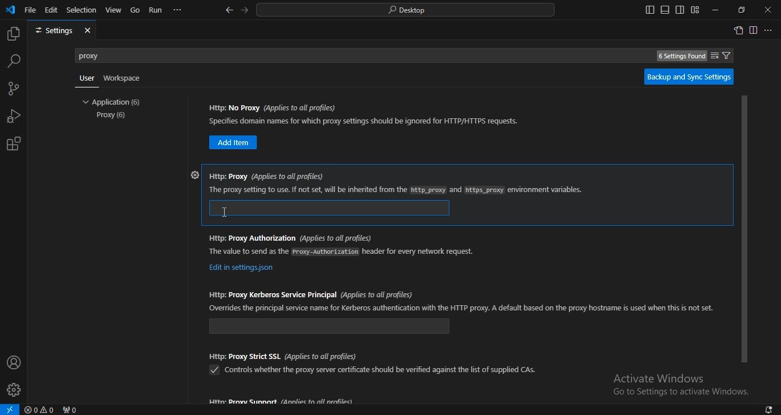 This screenshot has width=781, height=415. Describe the element at coordinates (462, 308) in the screenshot. I see `https: proxy kerberos service principal` at that location.